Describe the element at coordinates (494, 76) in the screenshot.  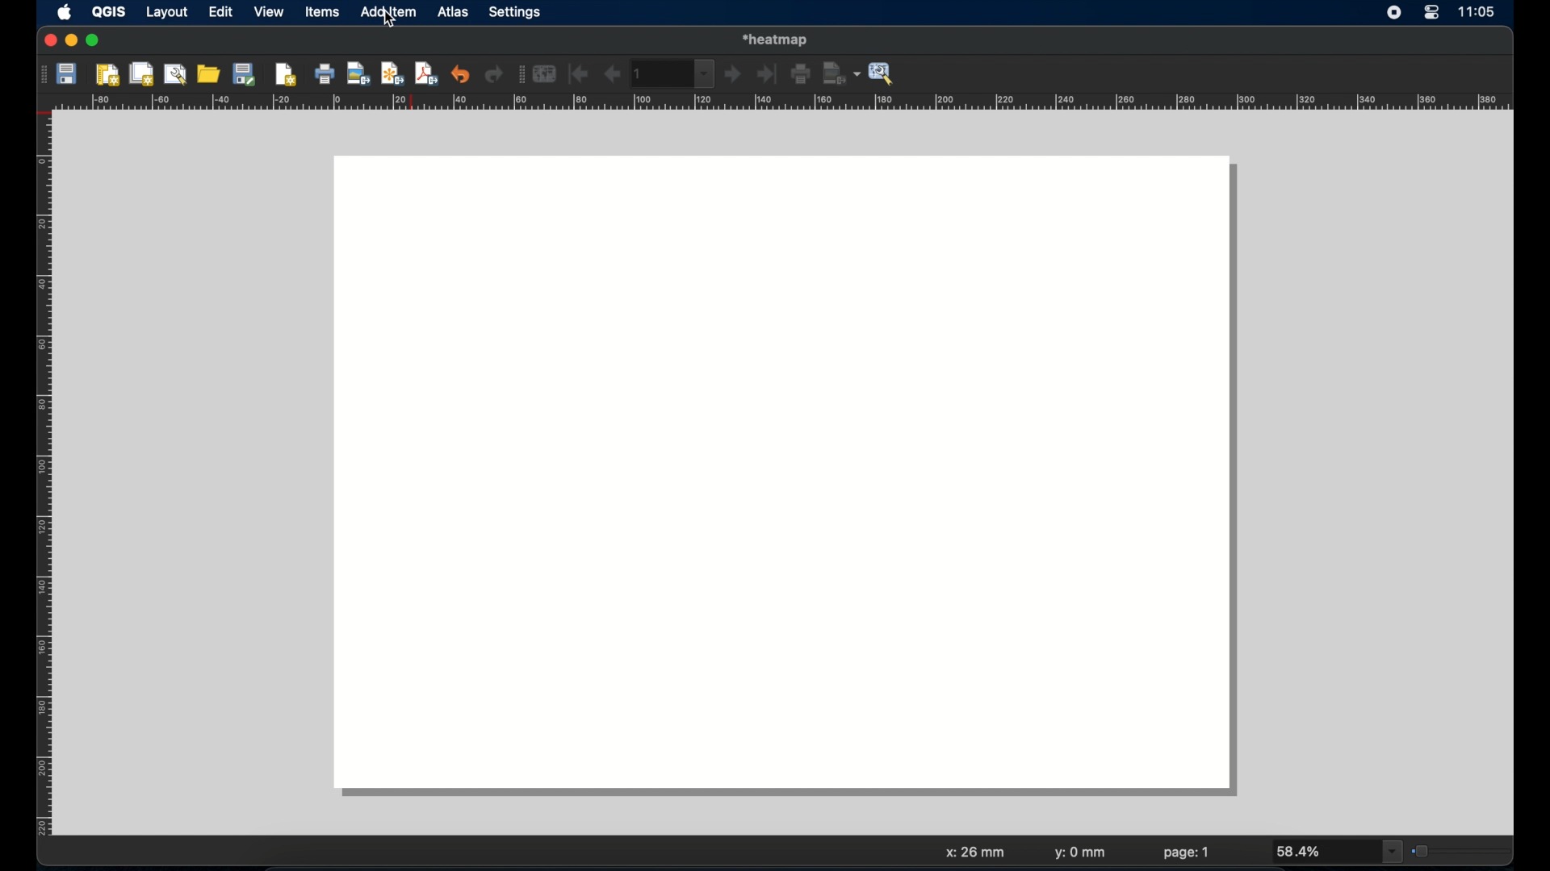
I see `redo ` at that location.